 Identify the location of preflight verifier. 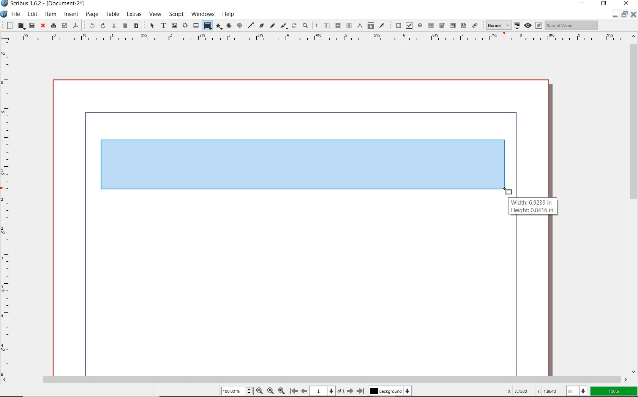
(64, 25).